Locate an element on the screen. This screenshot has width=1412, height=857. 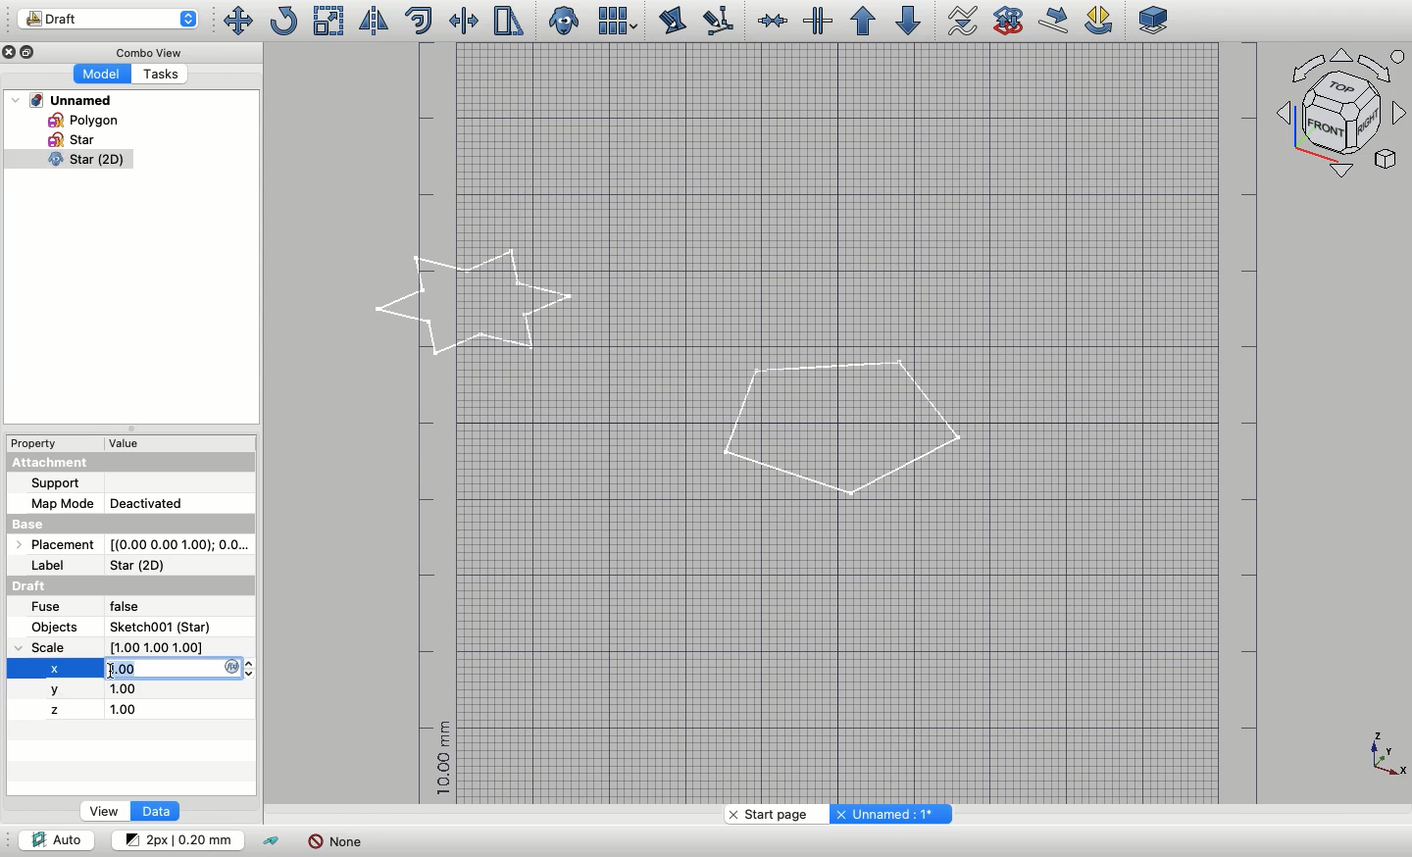
Stretch is located at coordinates (507, 21).